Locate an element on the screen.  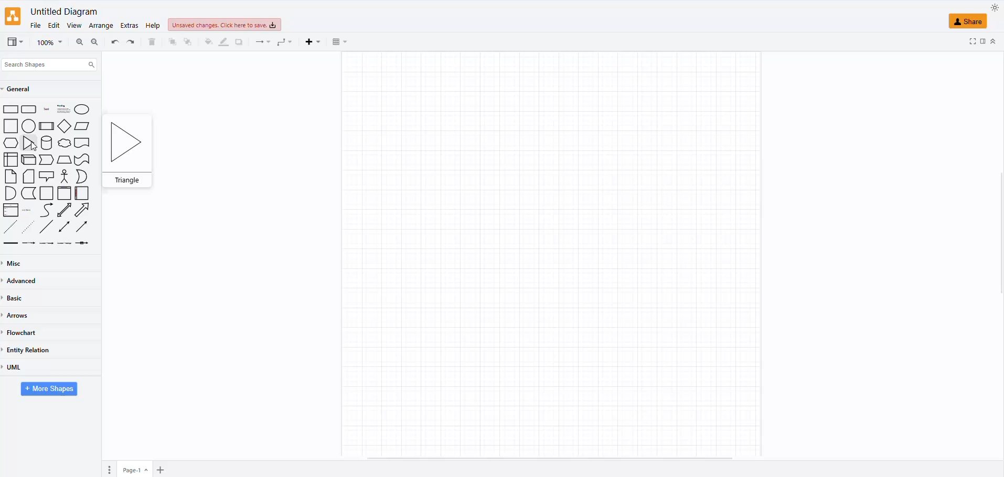
Polygon is located at coordinates (64, 160).